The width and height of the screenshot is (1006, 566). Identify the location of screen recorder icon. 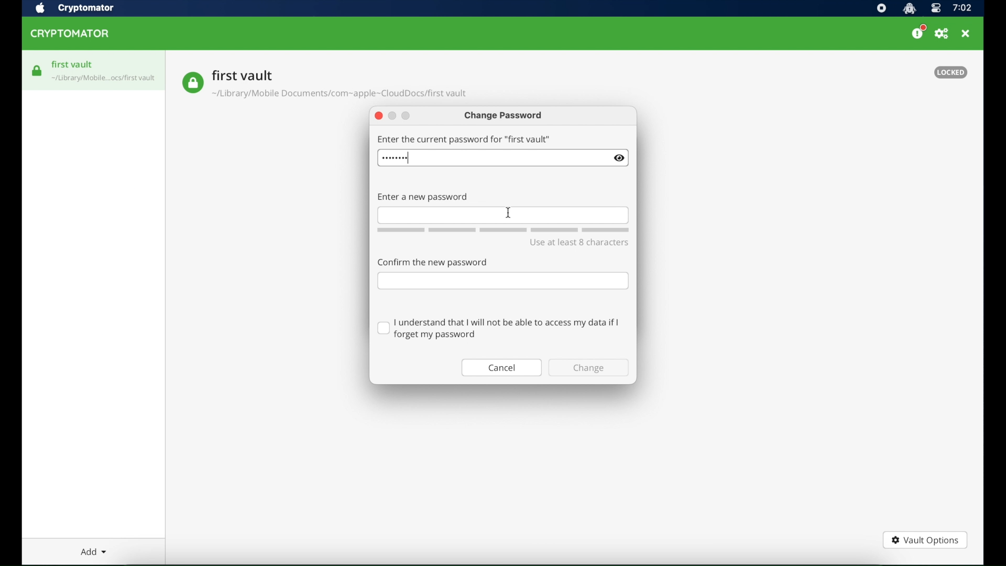
(881, 9).